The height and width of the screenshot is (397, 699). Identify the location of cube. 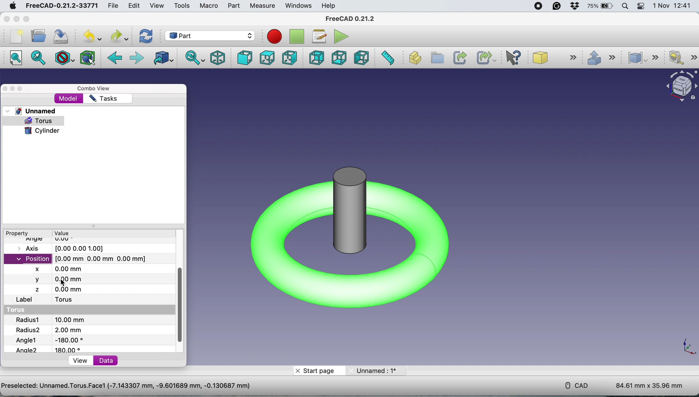
(555, 58).